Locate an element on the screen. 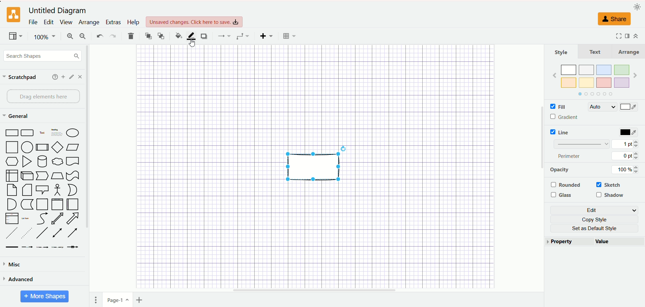 Image resolution: width=645 pixels, height=307 pixels. appearance is located at coordinates (636, 7).